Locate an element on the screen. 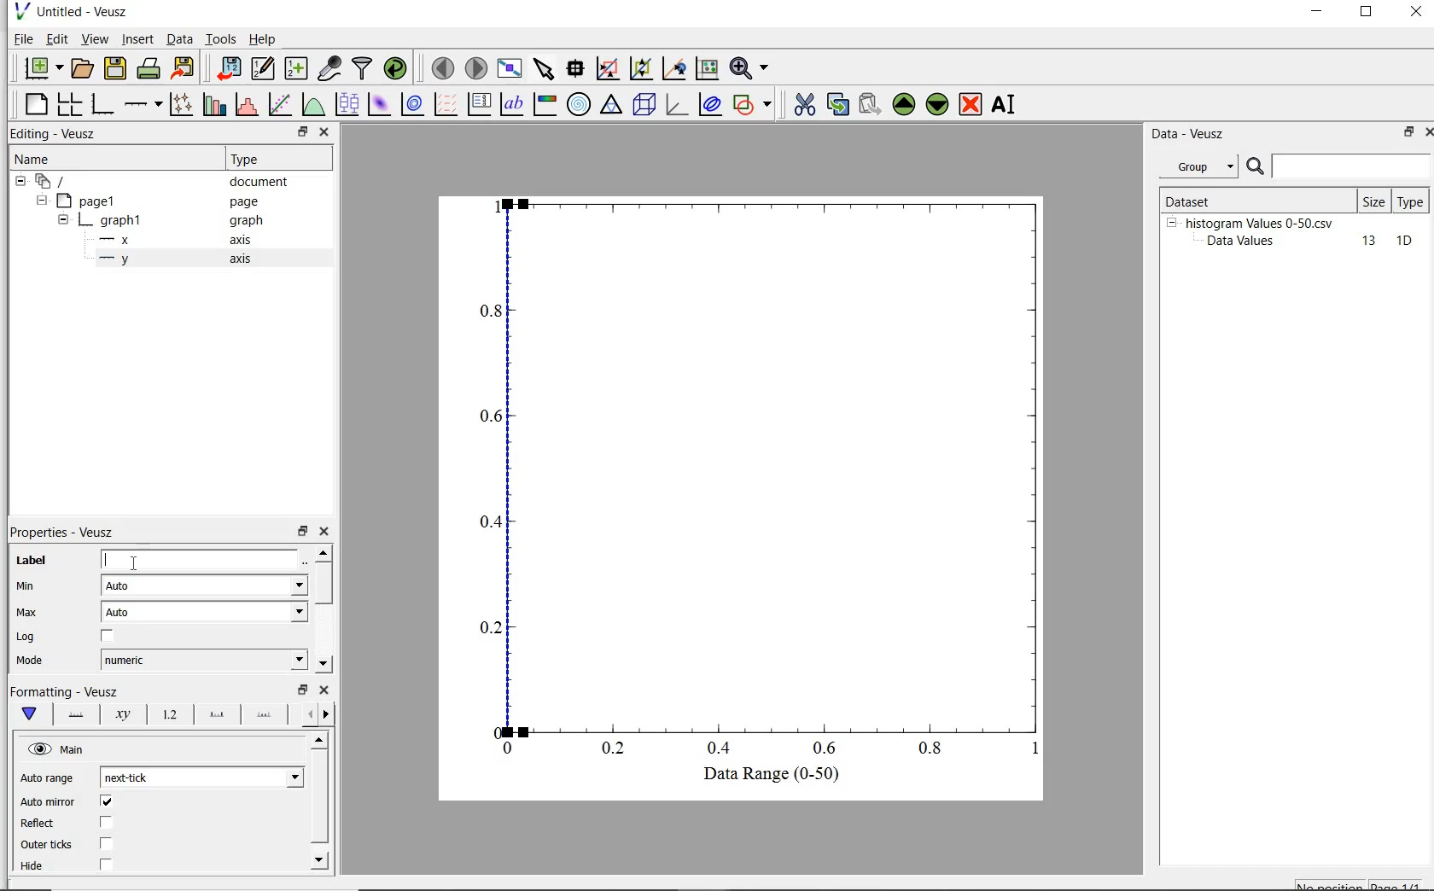 The height and width of the screenshot is (891, 1434). | Mode is located at coordinates (30, 662).